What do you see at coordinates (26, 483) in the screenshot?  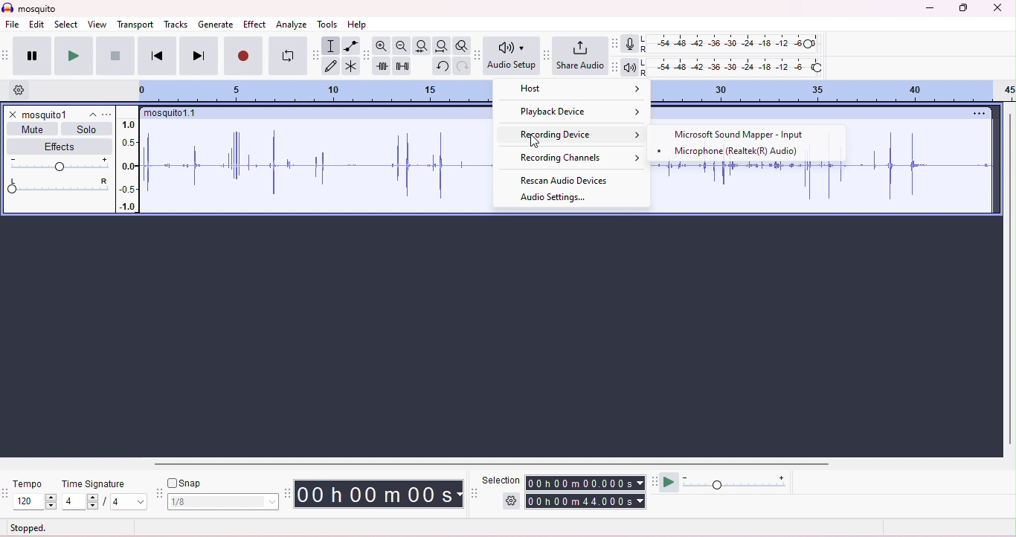 I see `tempo` at bounding box center [26, 483].